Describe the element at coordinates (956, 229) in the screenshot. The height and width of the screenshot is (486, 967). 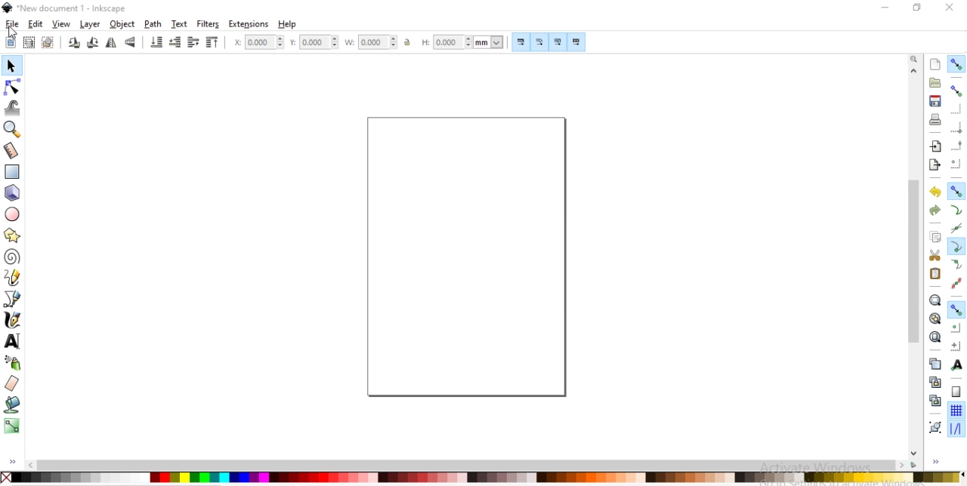
I see `snap to path intersections` at that location.